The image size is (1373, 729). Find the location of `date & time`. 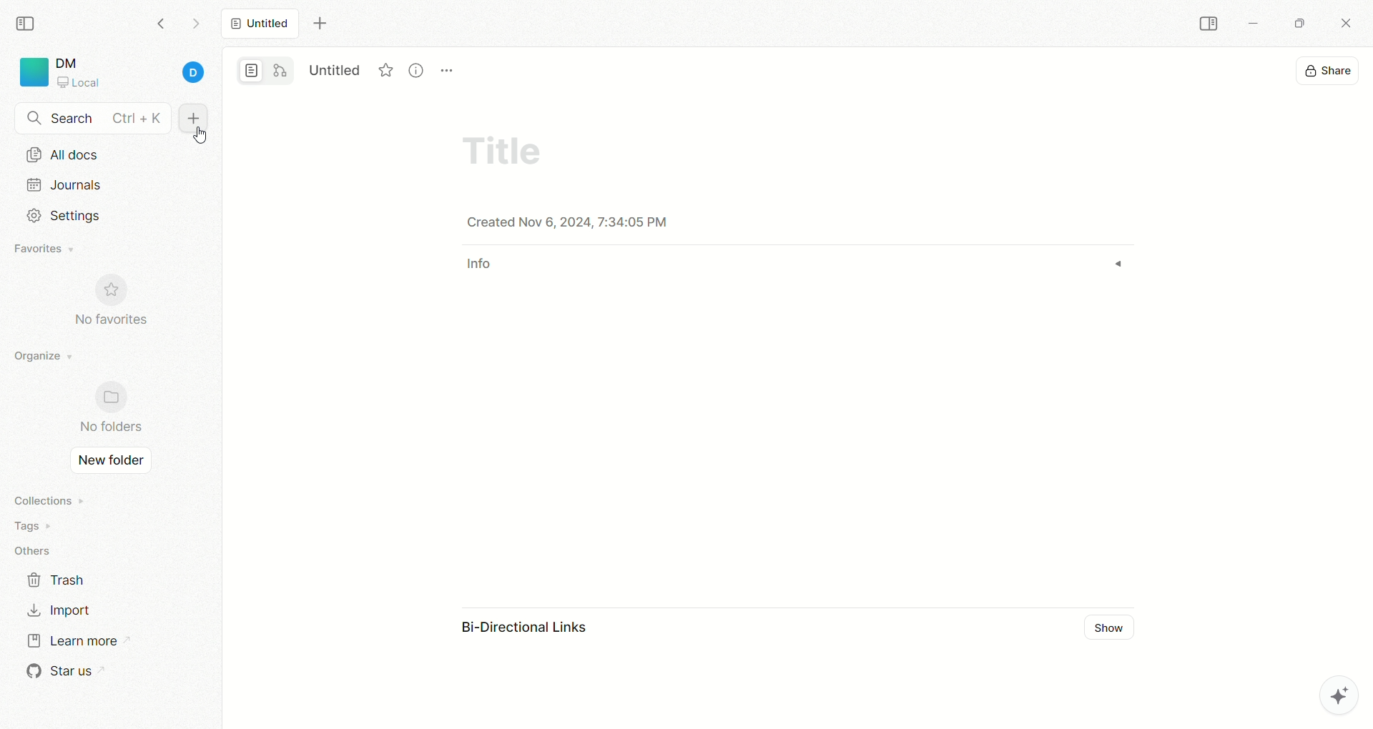

date & time is located at coordinates (586, 222).